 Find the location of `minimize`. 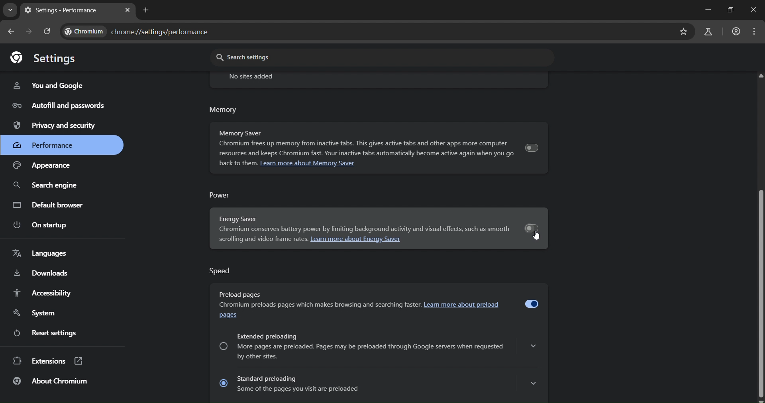

minimize is located at coordinates (706, 8).